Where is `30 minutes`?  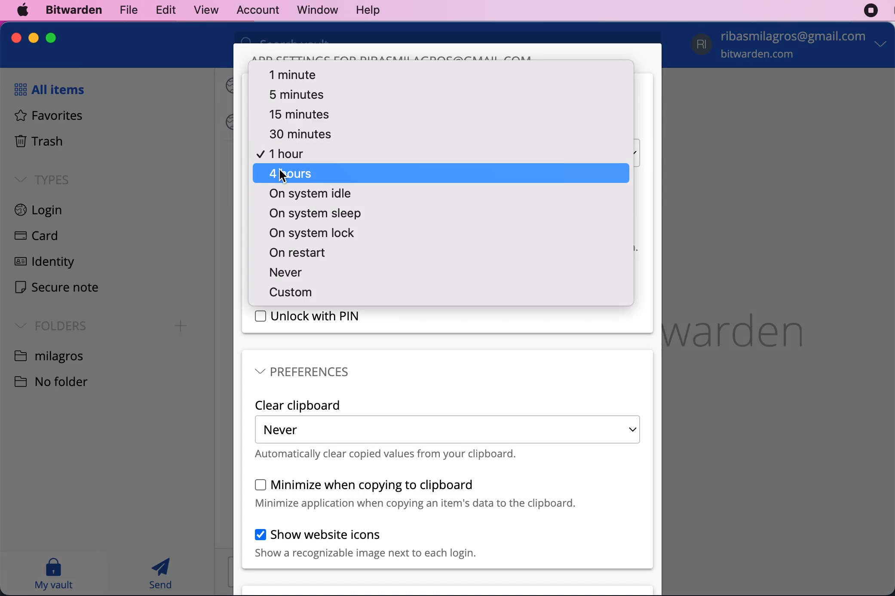 30 minutes is located at coordinates (304, 134).